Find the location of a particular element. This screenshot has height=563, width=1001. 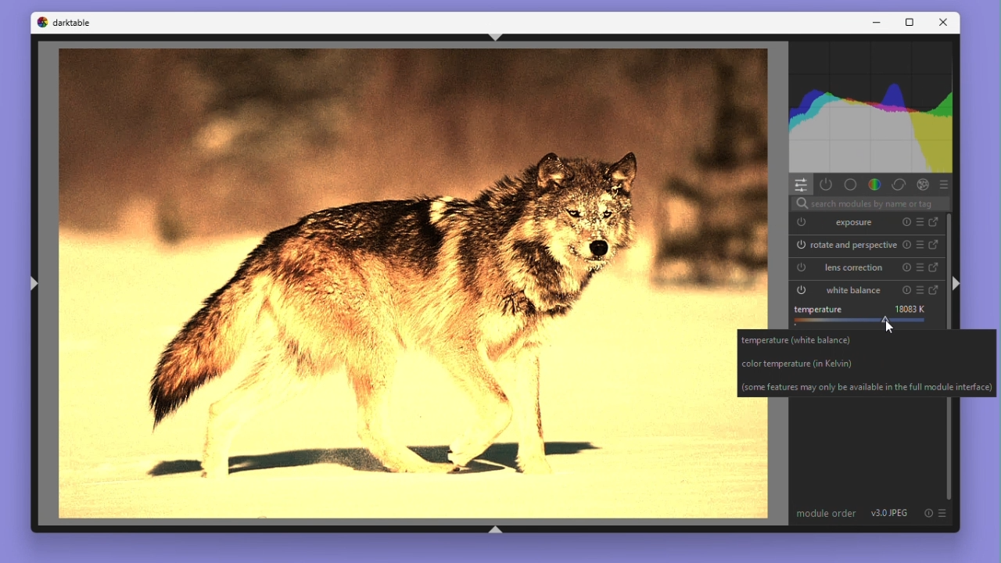

Preset is located at coordinates (944, 514).